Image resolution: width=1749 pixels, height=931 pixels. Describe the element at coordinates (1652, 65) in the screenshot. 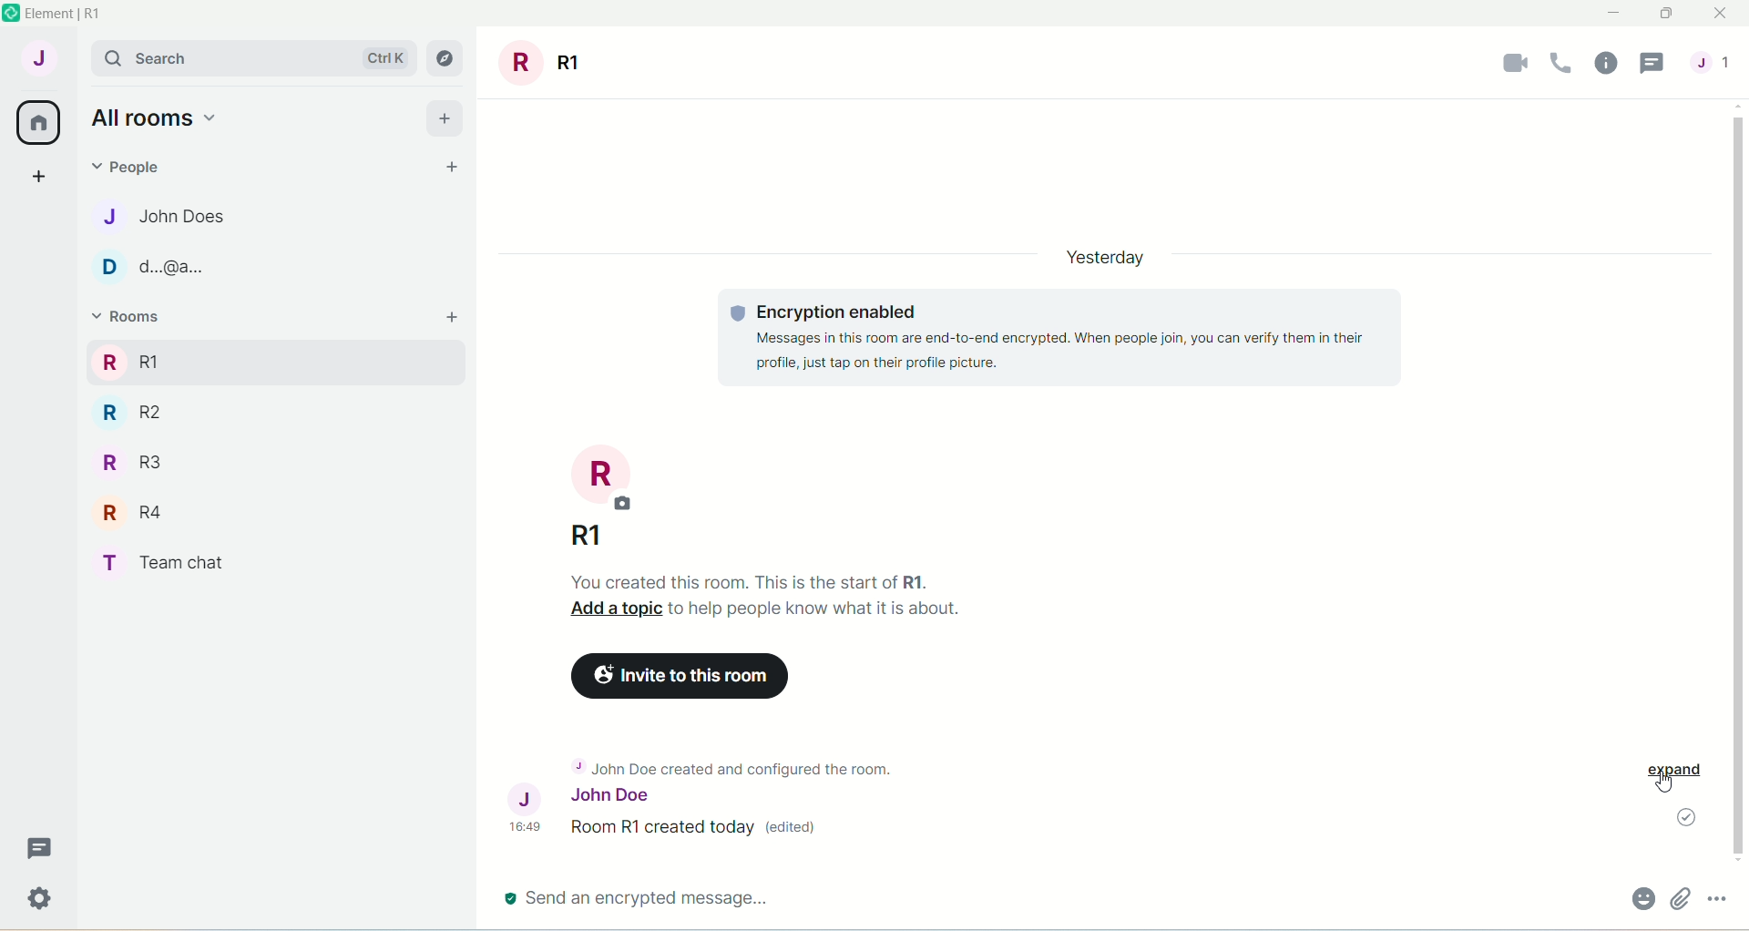

I see `threads` at that location.